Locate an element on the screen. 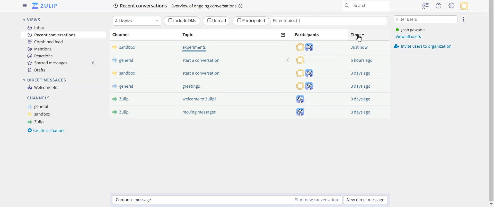 Image resolution: width=494 pixels, height=207 pixels. Topic is located at coordinates (196, 35).